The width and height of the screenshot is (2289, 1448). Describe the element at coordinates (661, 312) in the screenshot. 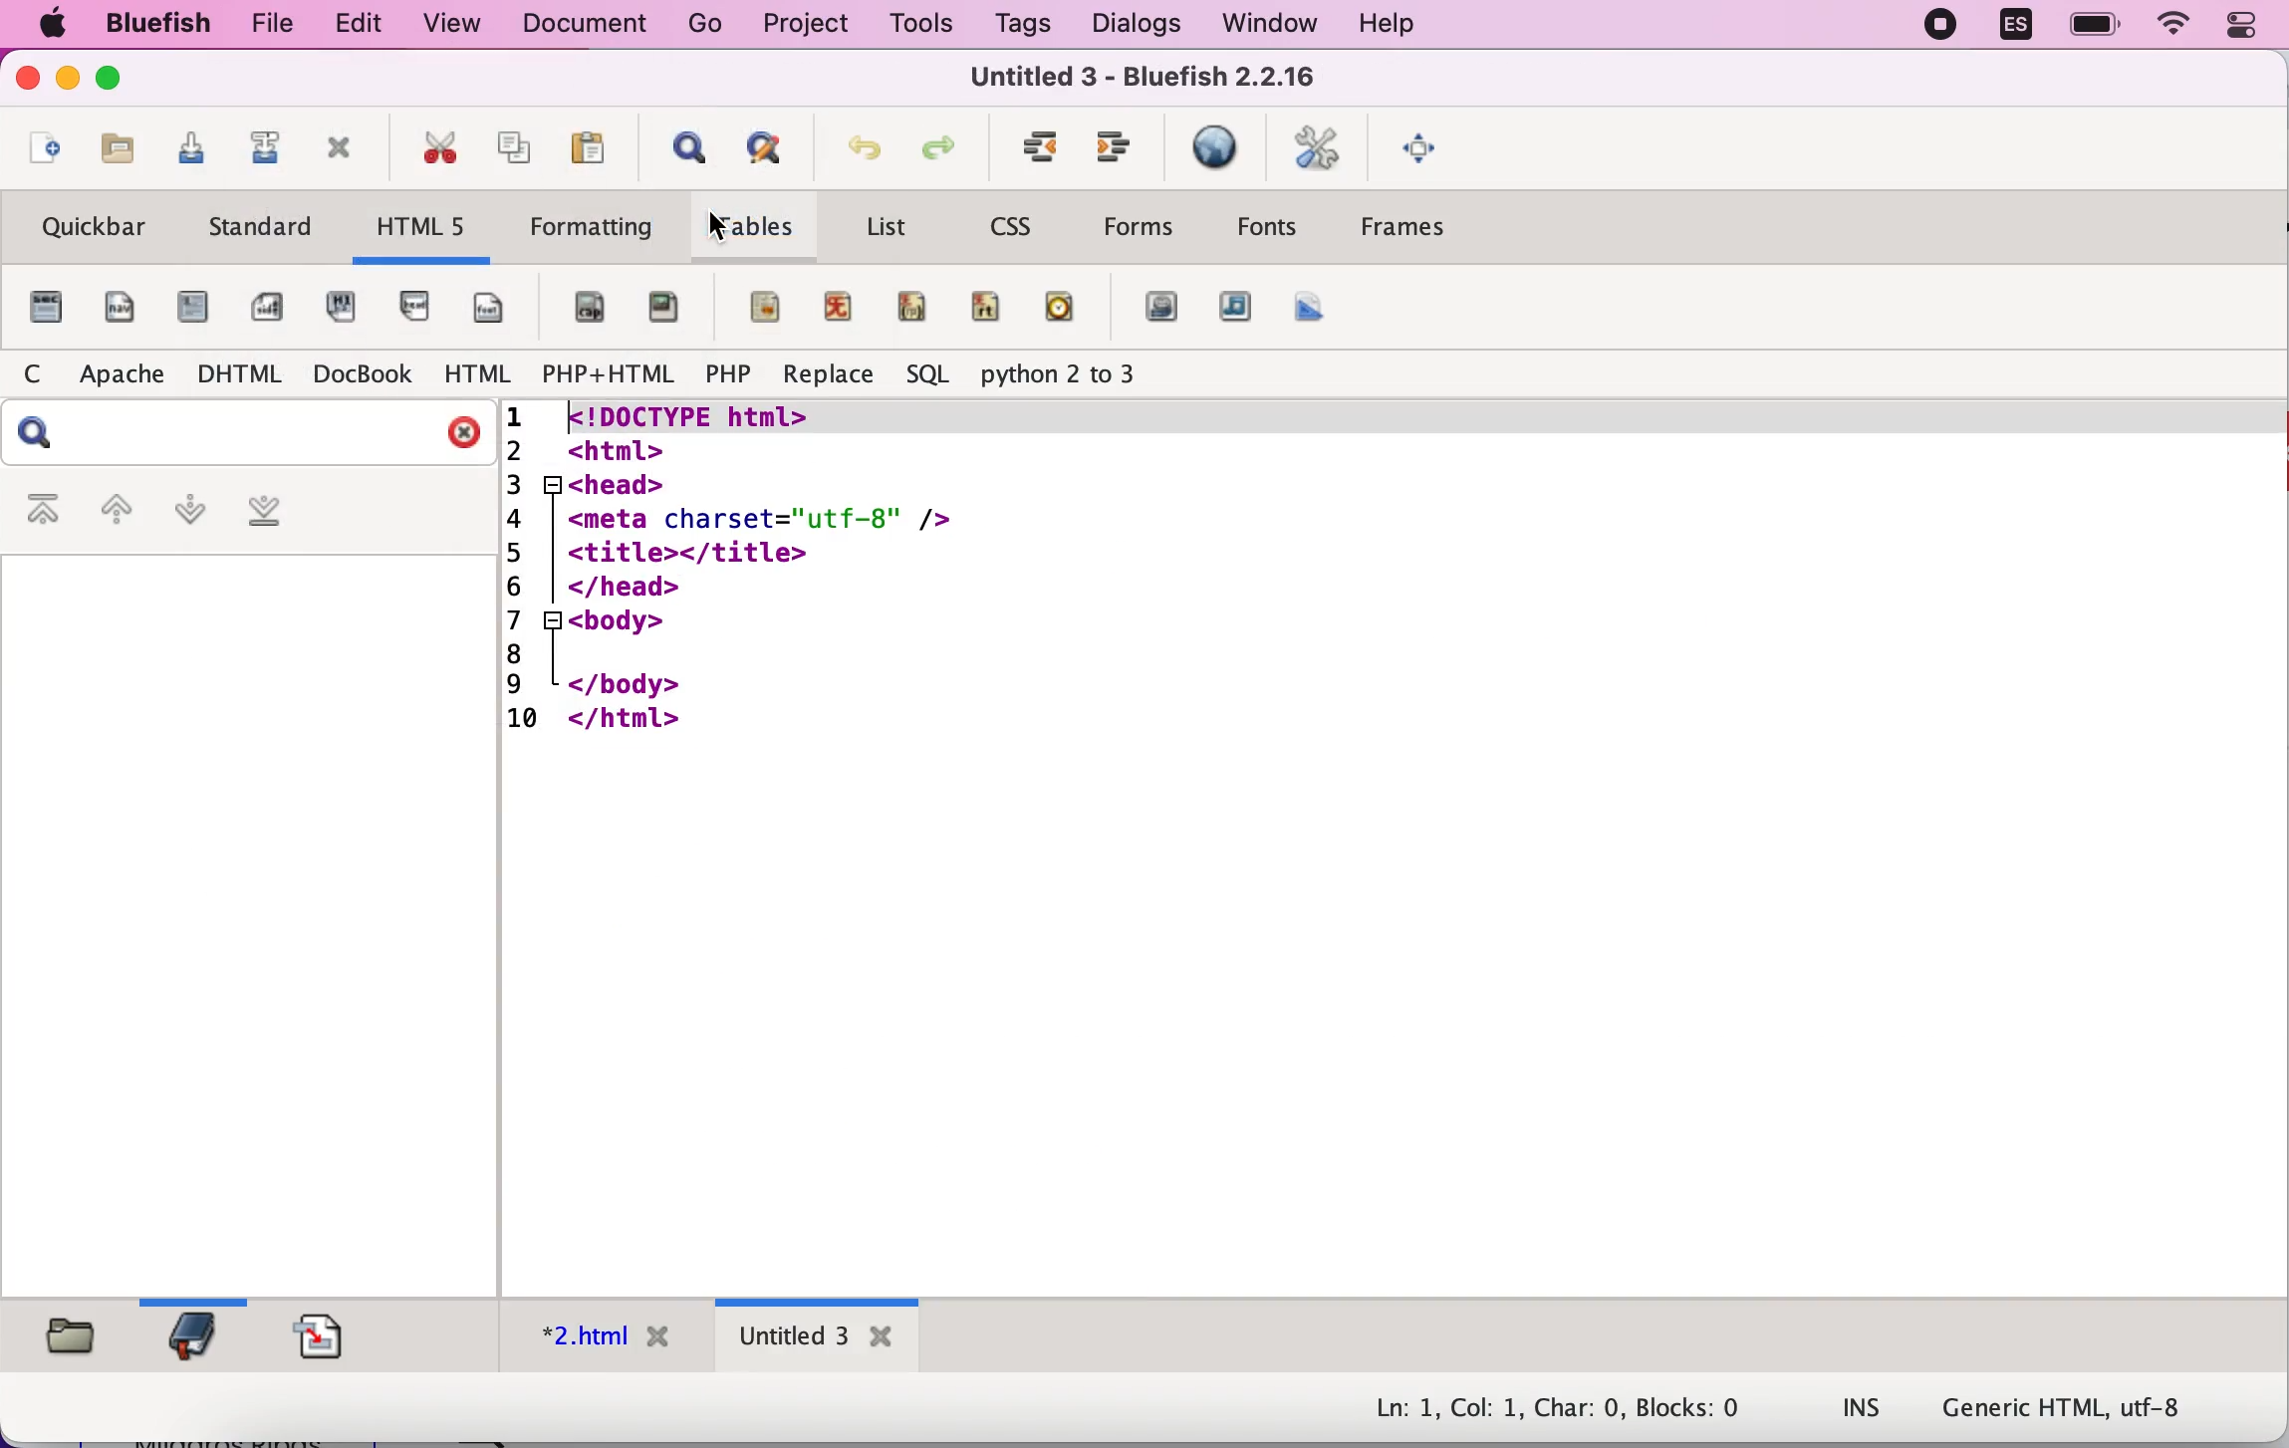

I see `figure` at that location.